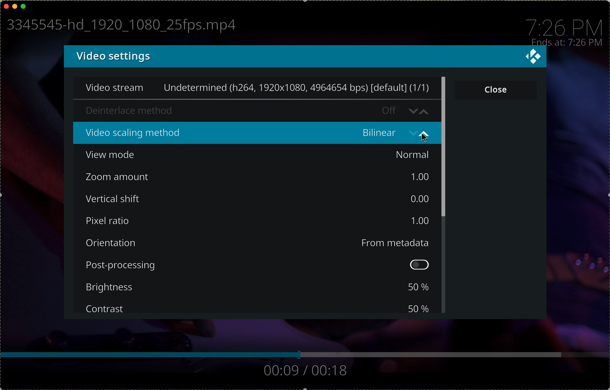  I want to click on close, so click(6, 5).